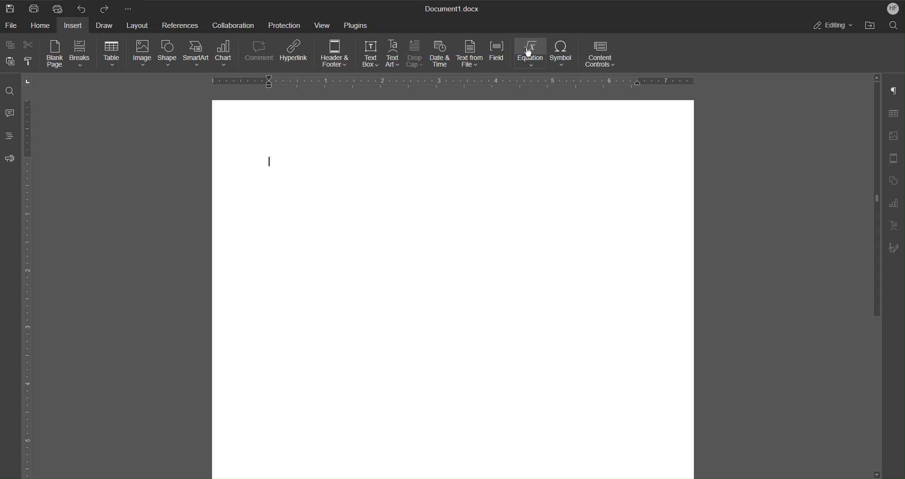 This screenshot has width=905, height=479. What do you see at coordinates (35, 9) in the screenshot?
I see `Print` at bounding box center [35, 9].